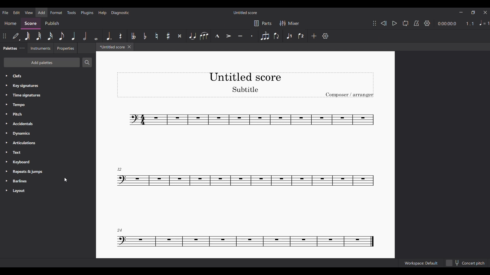 This screenshot has width=490, height=275. Describe the element at coordinates (179, 36) in the screenshot. I see `Tupplet` at that location.